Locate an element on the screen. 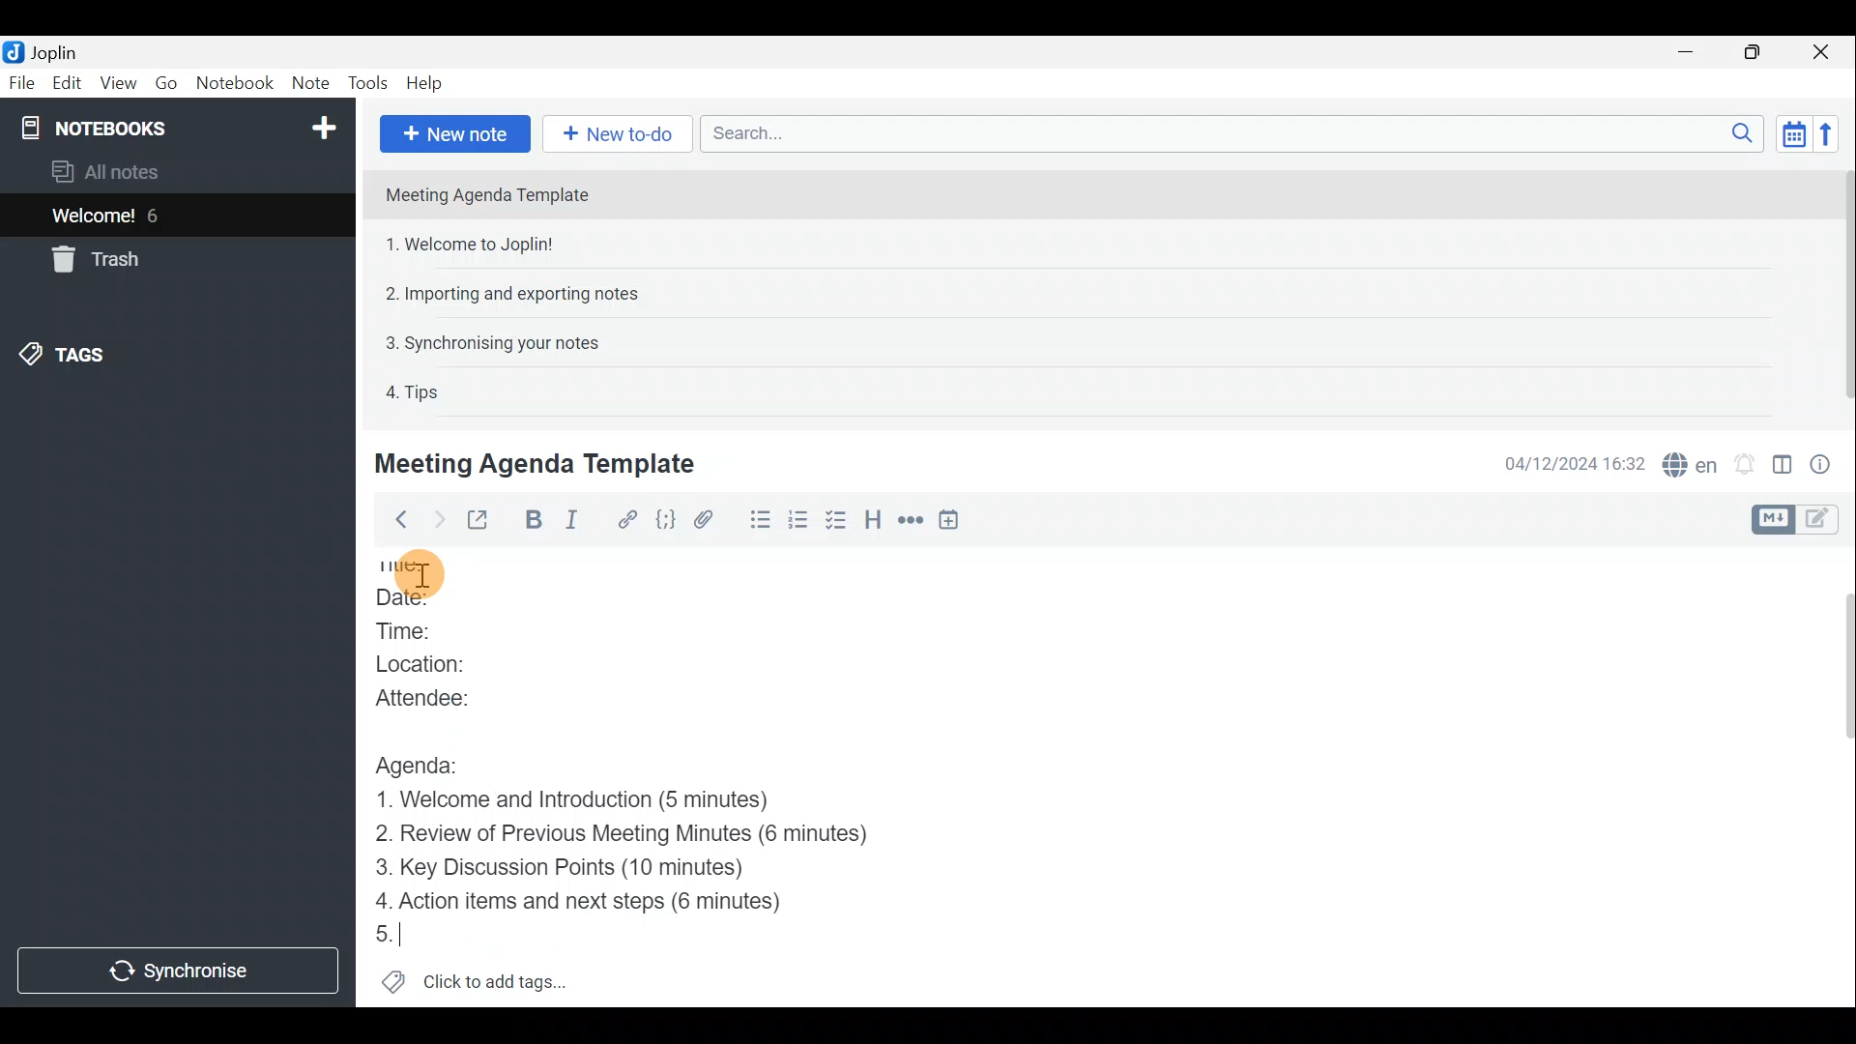 This screenshot has height=1044, width=1856. 2. Importing and exporting notes is located at coordinates (519, 294).